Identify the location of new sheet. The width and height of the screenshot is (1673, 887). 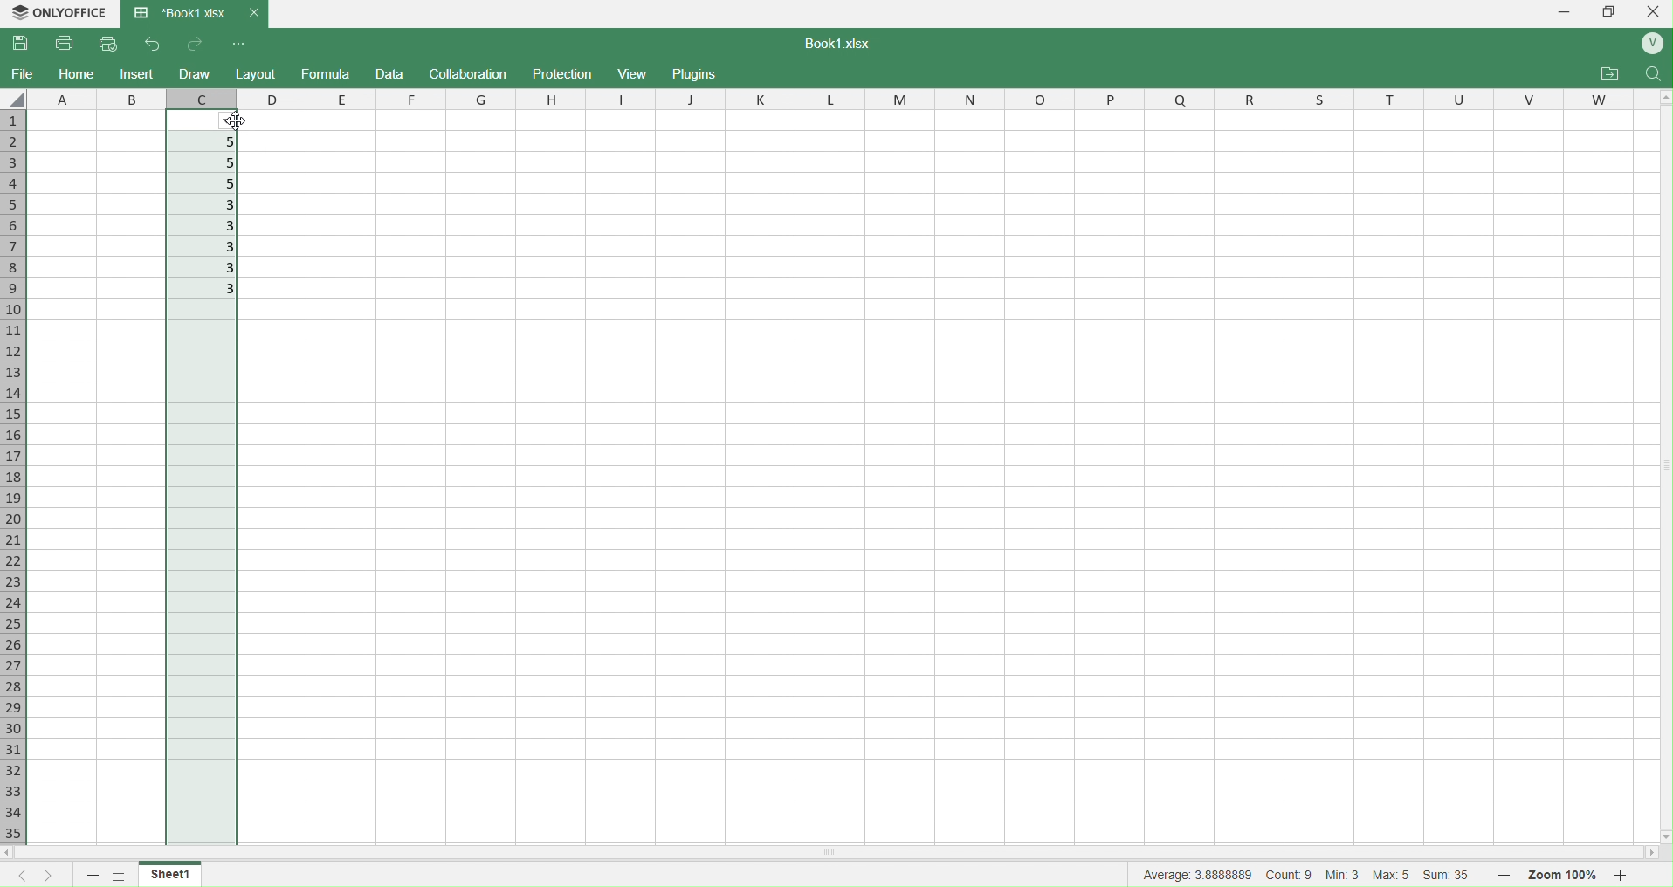
(94, 875).